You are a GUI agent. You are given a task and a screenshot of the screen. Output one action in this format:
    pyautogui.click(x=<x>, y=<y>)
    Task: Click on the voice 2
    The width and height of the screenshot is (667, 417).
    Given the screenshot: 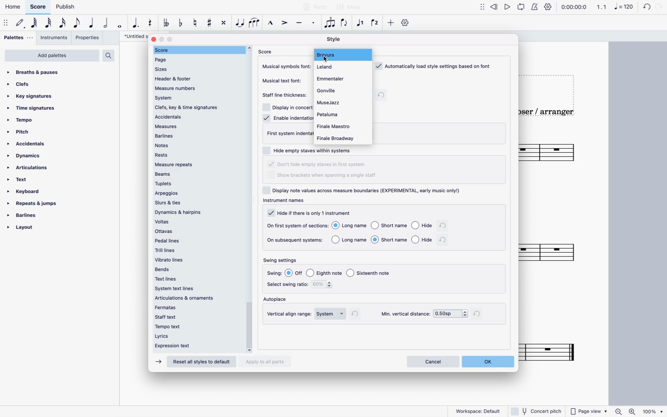 What is the action you would take?
    pyautogui.click(x=376, y=23)
    